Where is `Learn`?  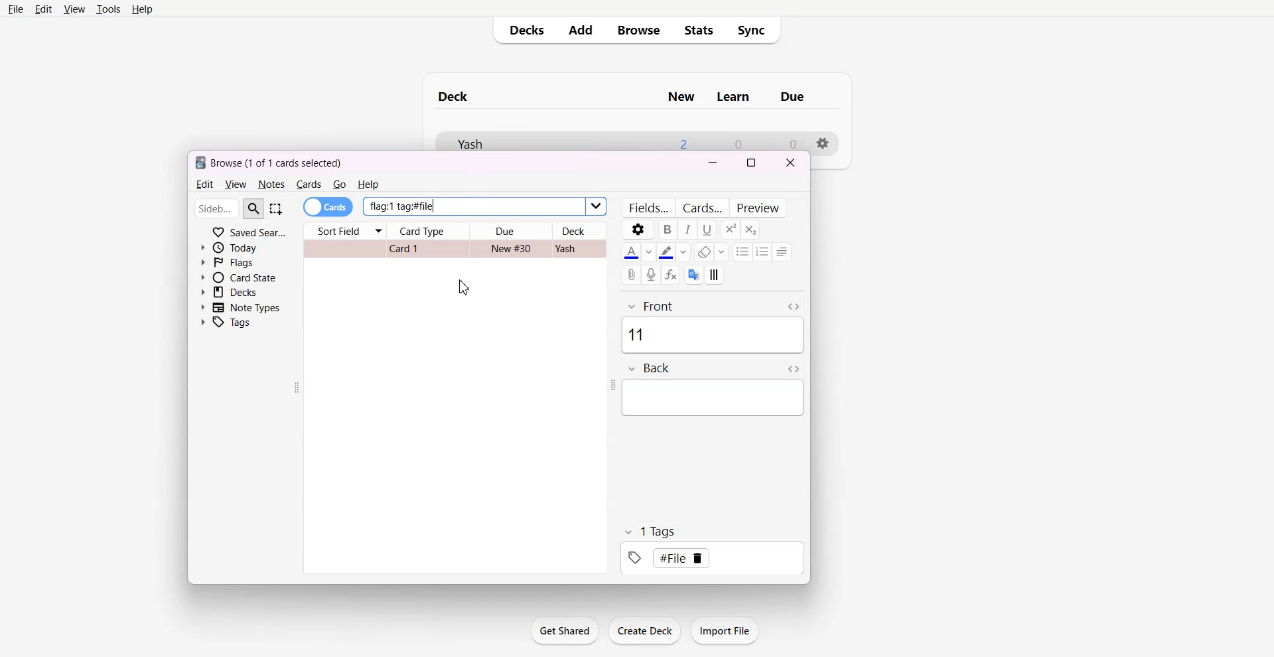
Learn is located at coordinates (739, 96).